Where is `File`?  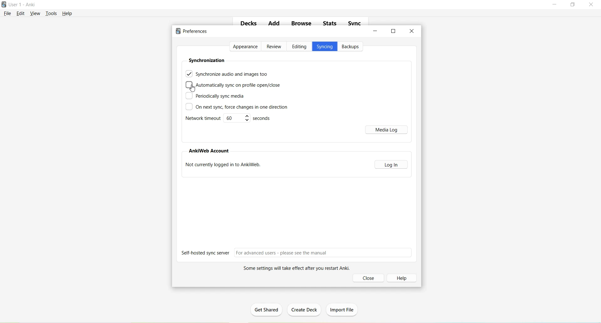 File is located at coordinates (8, 13).